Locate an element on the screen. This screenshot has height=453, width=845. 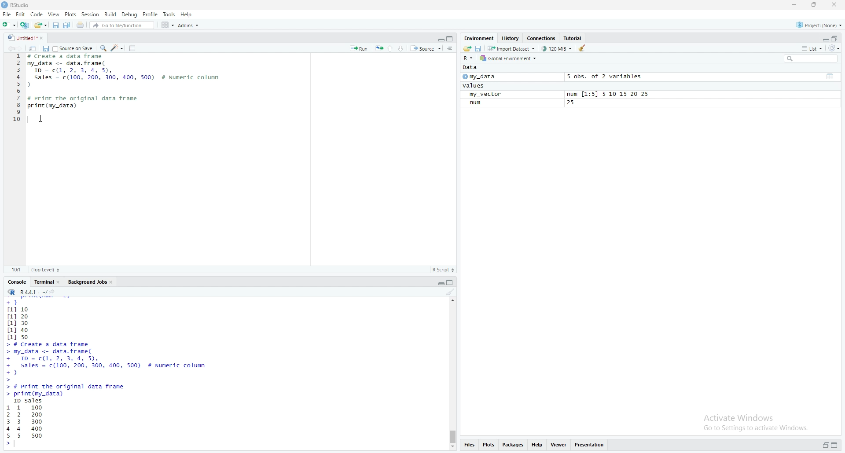
minimize is located at coordinates (438, 283).